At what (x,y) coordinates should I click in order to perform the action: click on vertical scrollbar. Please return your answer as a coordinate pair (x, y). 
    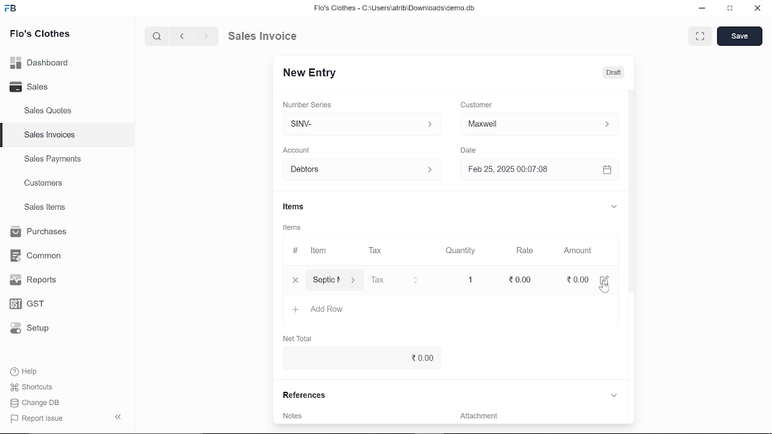
    Looking at the image, I should click on (633, 196).